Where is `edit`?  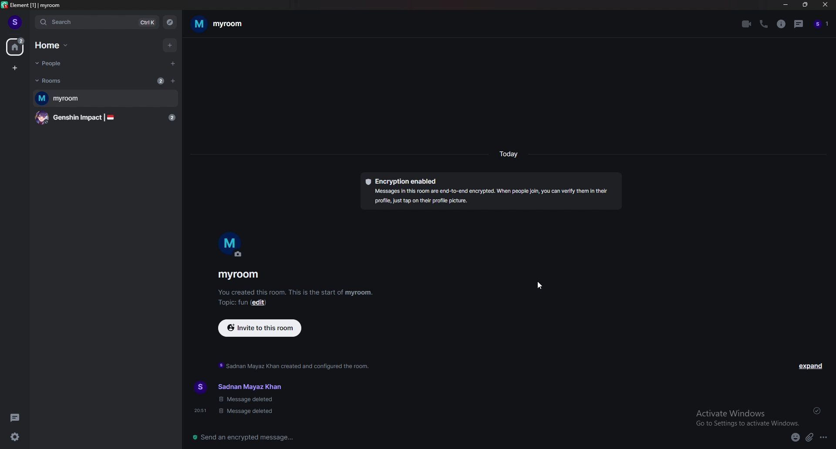 edit is located at coordinates (262, 304).